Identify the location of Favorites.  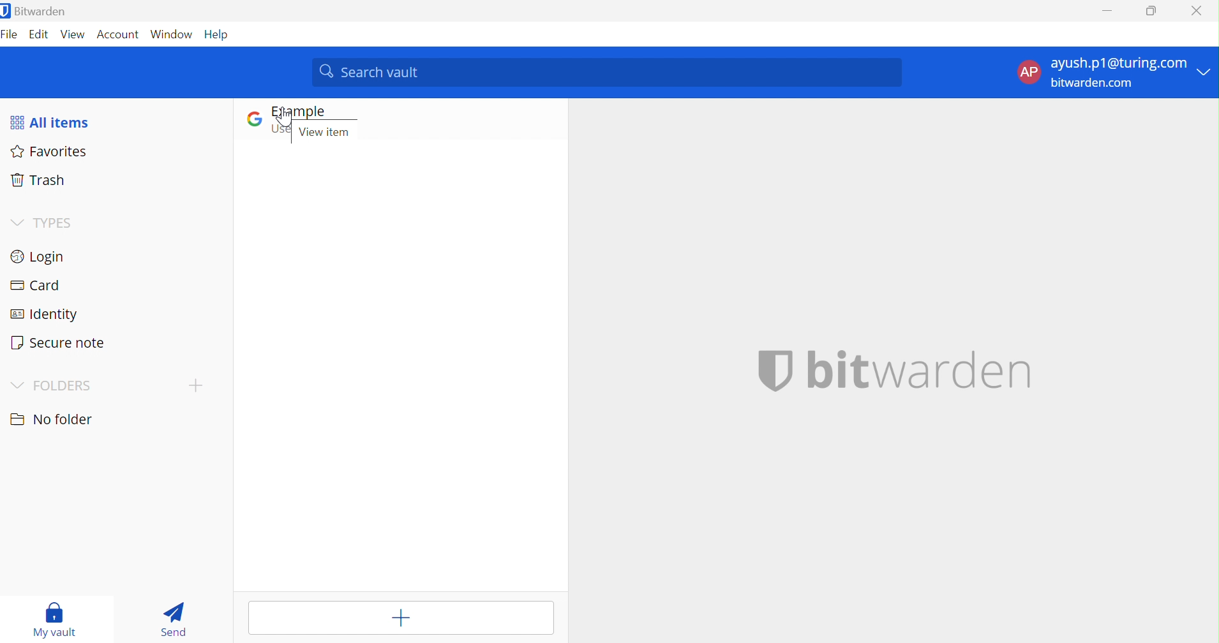
(53, 152).